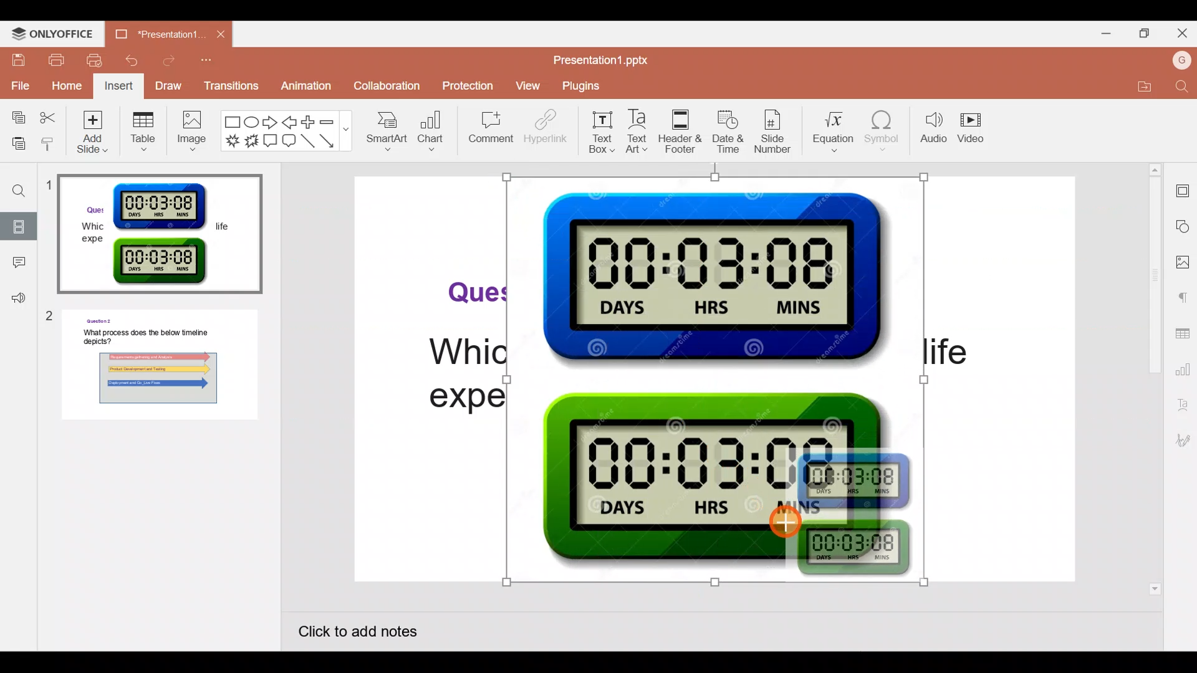  Describe the element at coordinates (59, 34) in the screenshot. I see `ONLYOFFICE` at that location.